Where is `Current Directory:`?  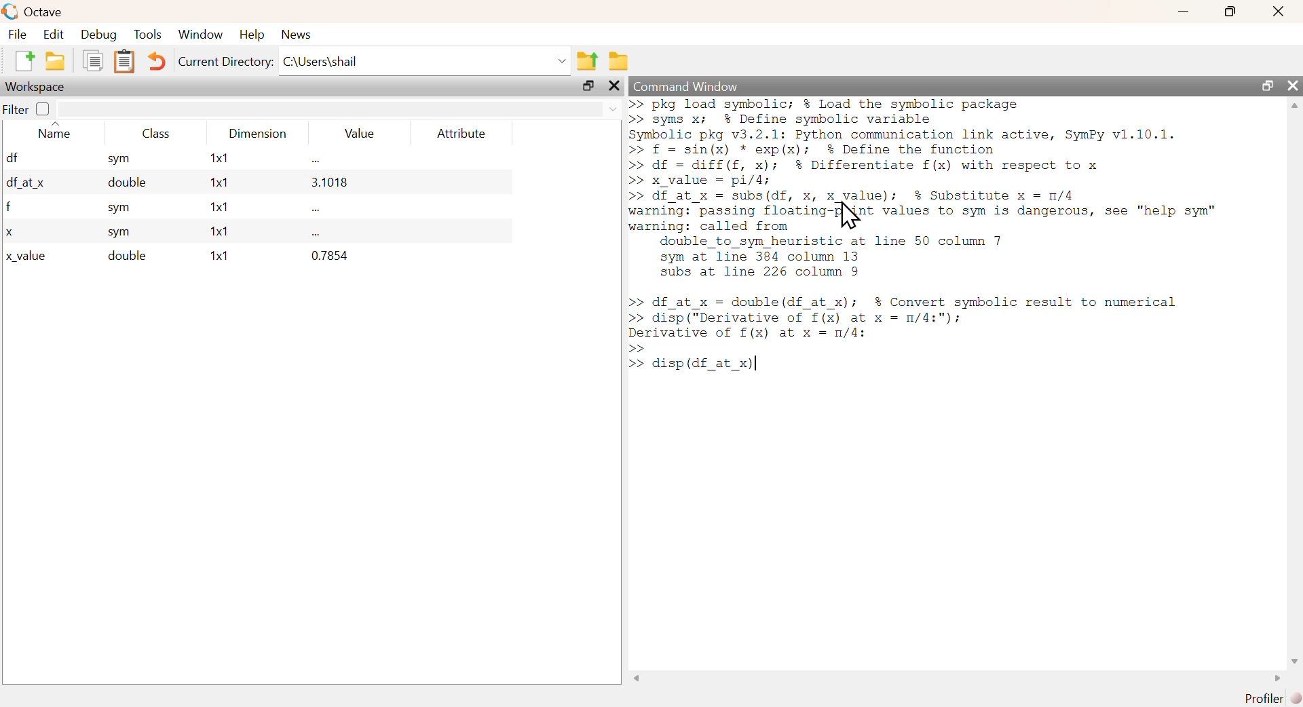
Current Directory: is located at coordinates (225, 61).